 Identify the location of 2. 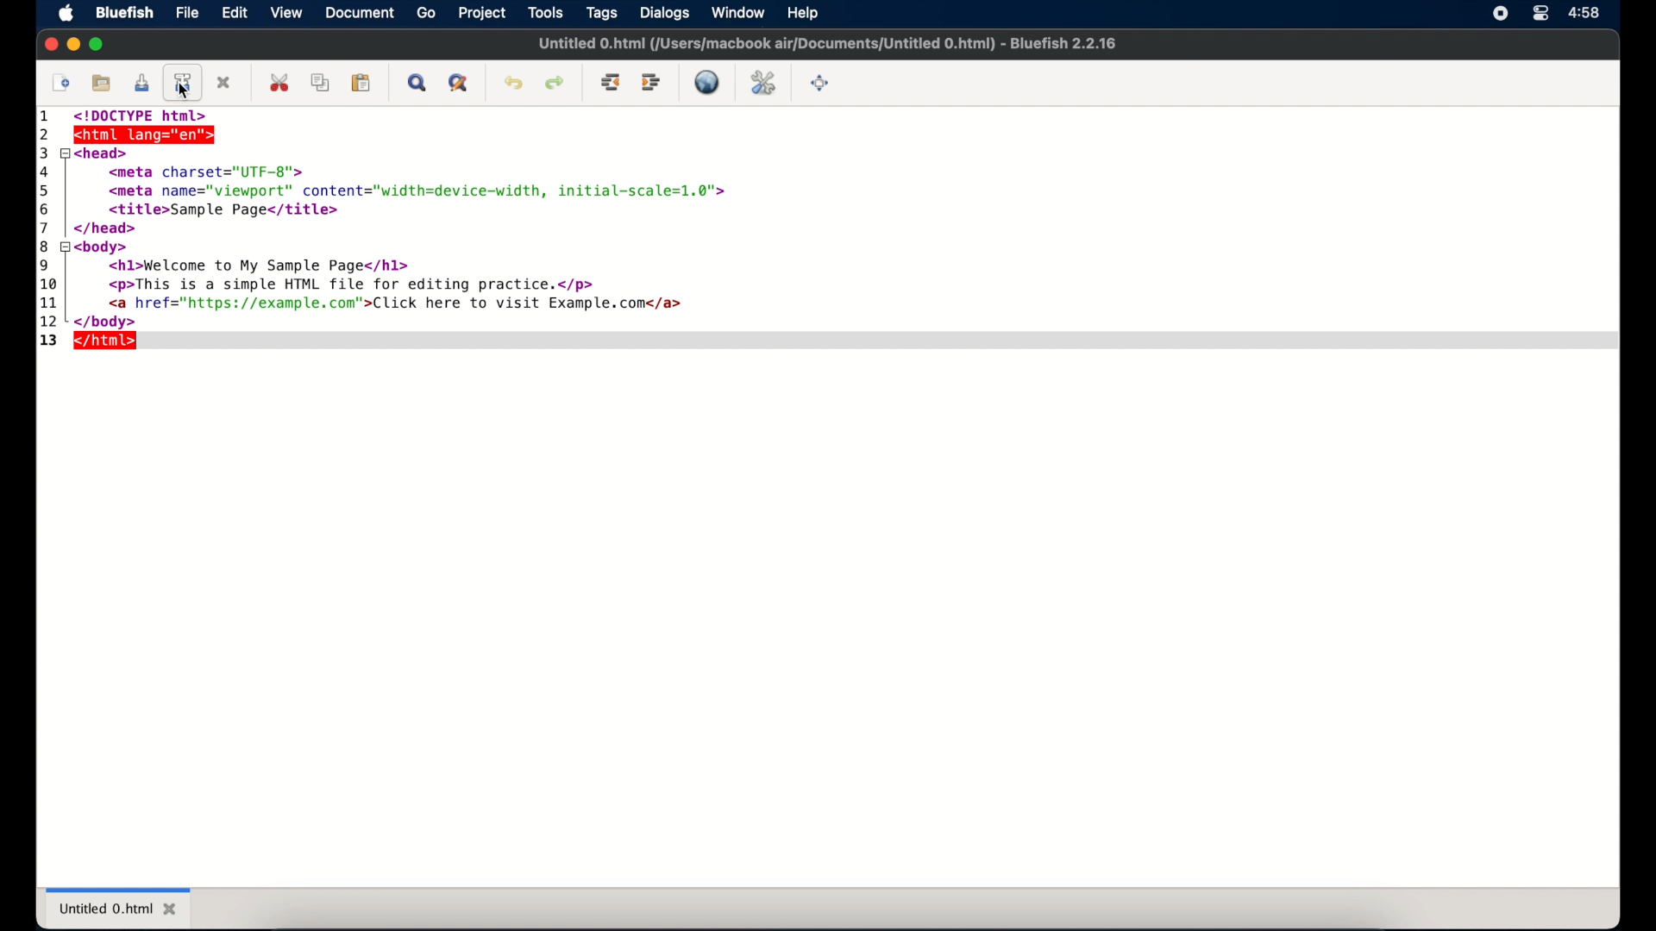
(46, 134).